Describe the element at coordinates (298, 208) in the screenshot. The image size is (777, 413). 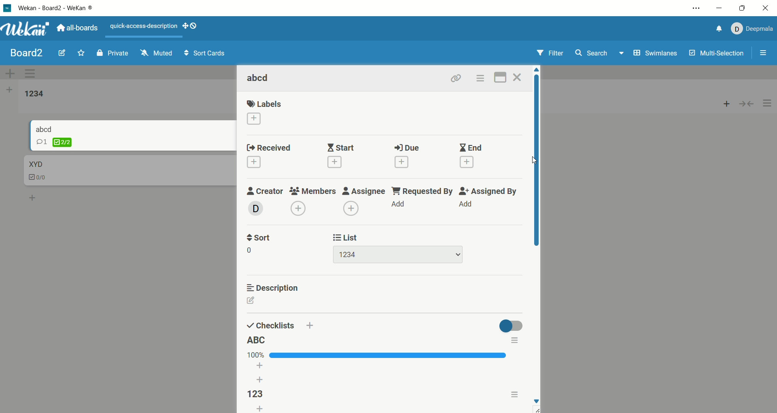
I see `add` at that location.